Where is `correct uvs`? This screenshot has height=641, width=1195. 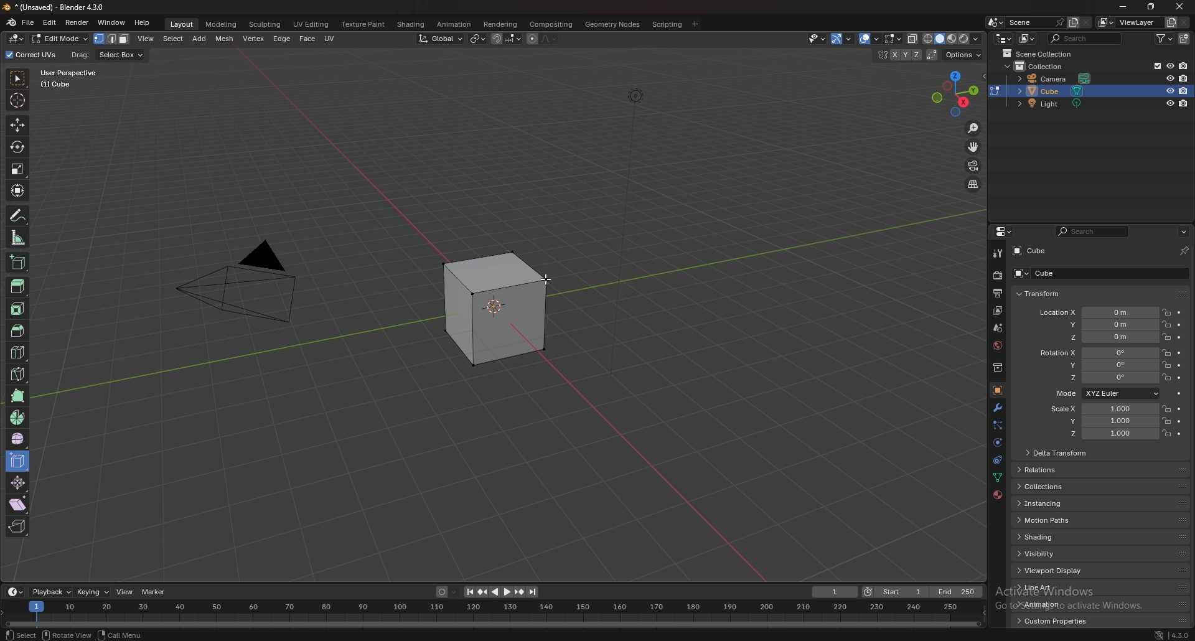
correct uvs is located at coordinates (32, 55).